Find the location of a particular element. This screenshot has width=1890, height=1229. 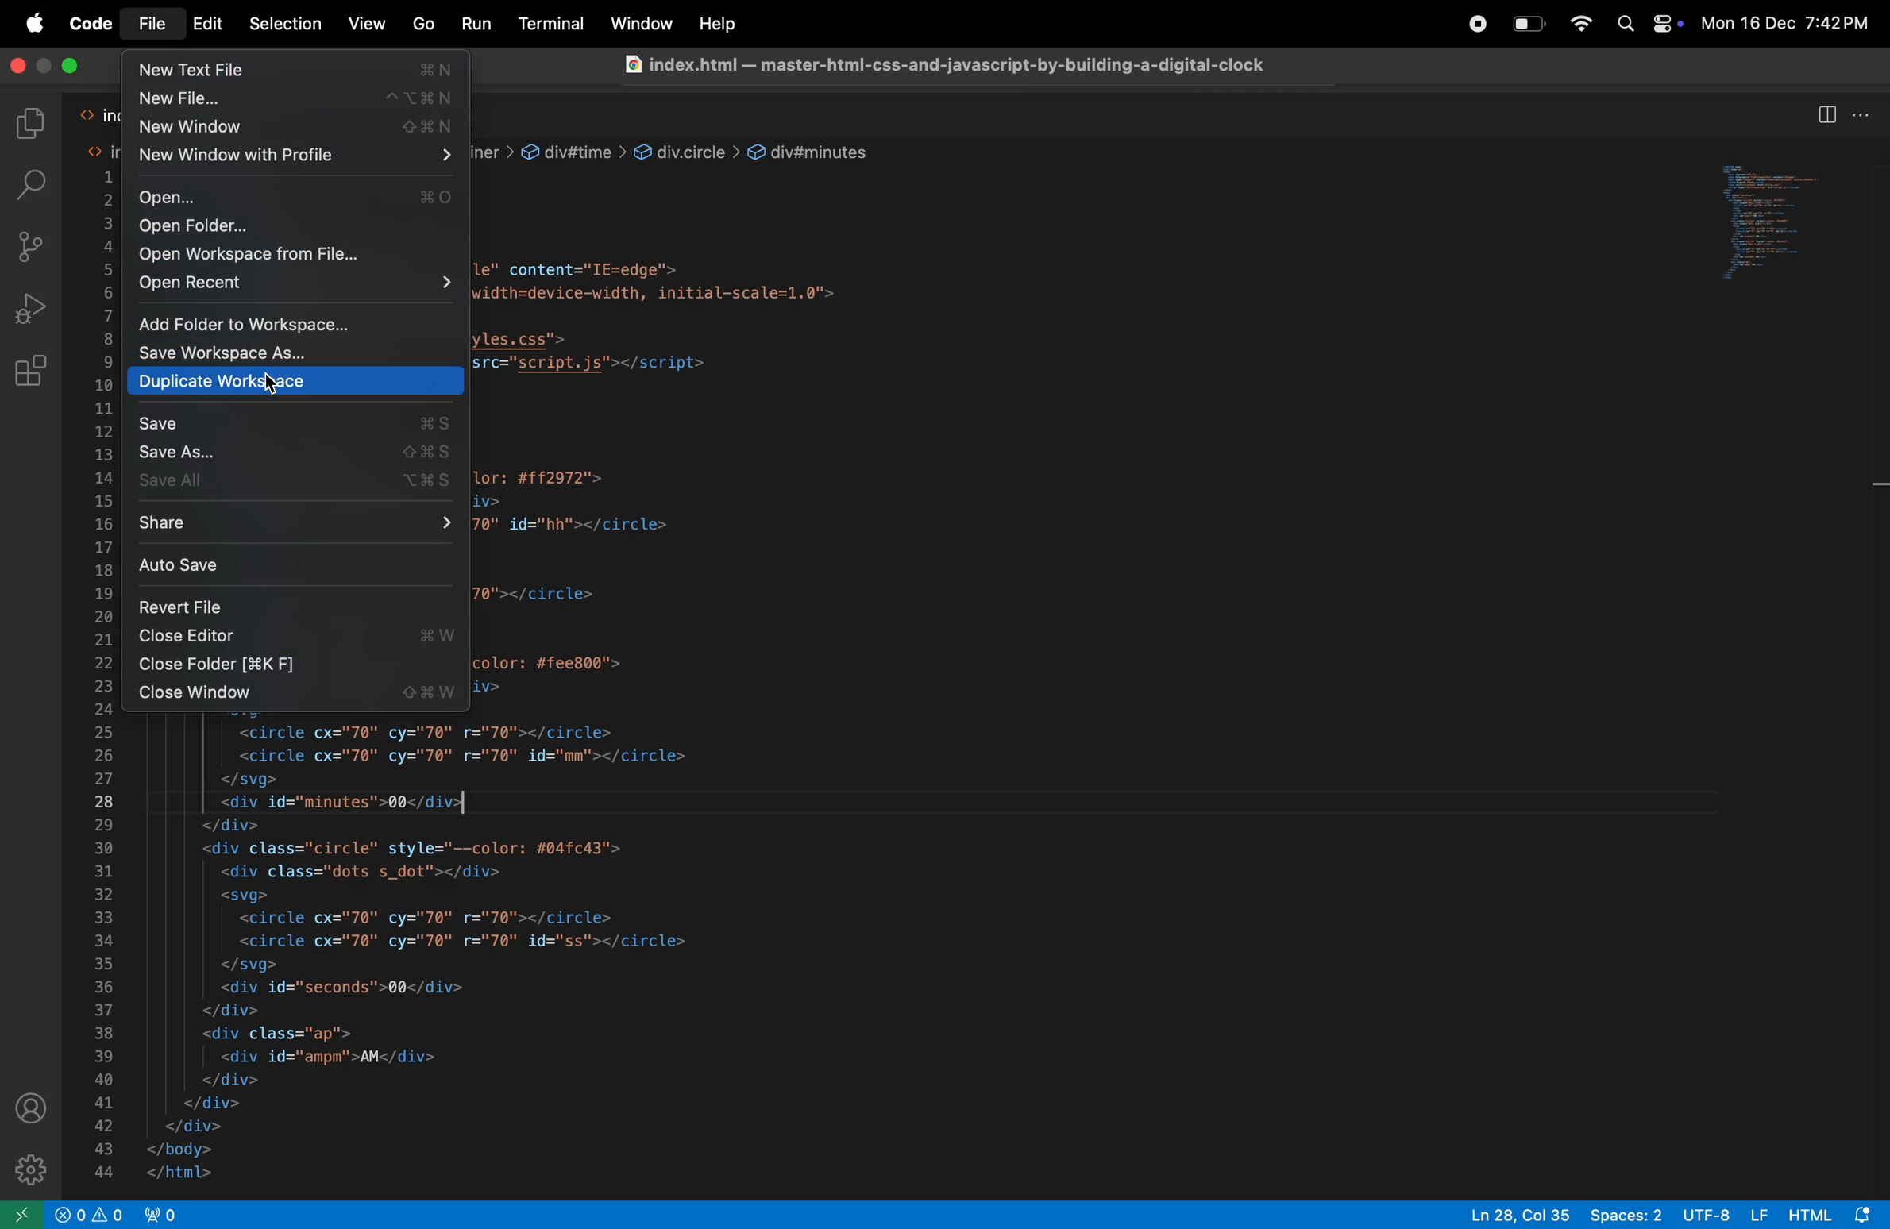

battery is located at coordinates (1528, 24).